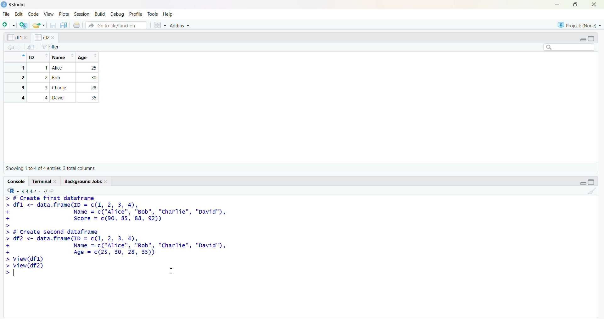 This screenshot has height=319, width=604. I want to click on age, so click(89, 57).